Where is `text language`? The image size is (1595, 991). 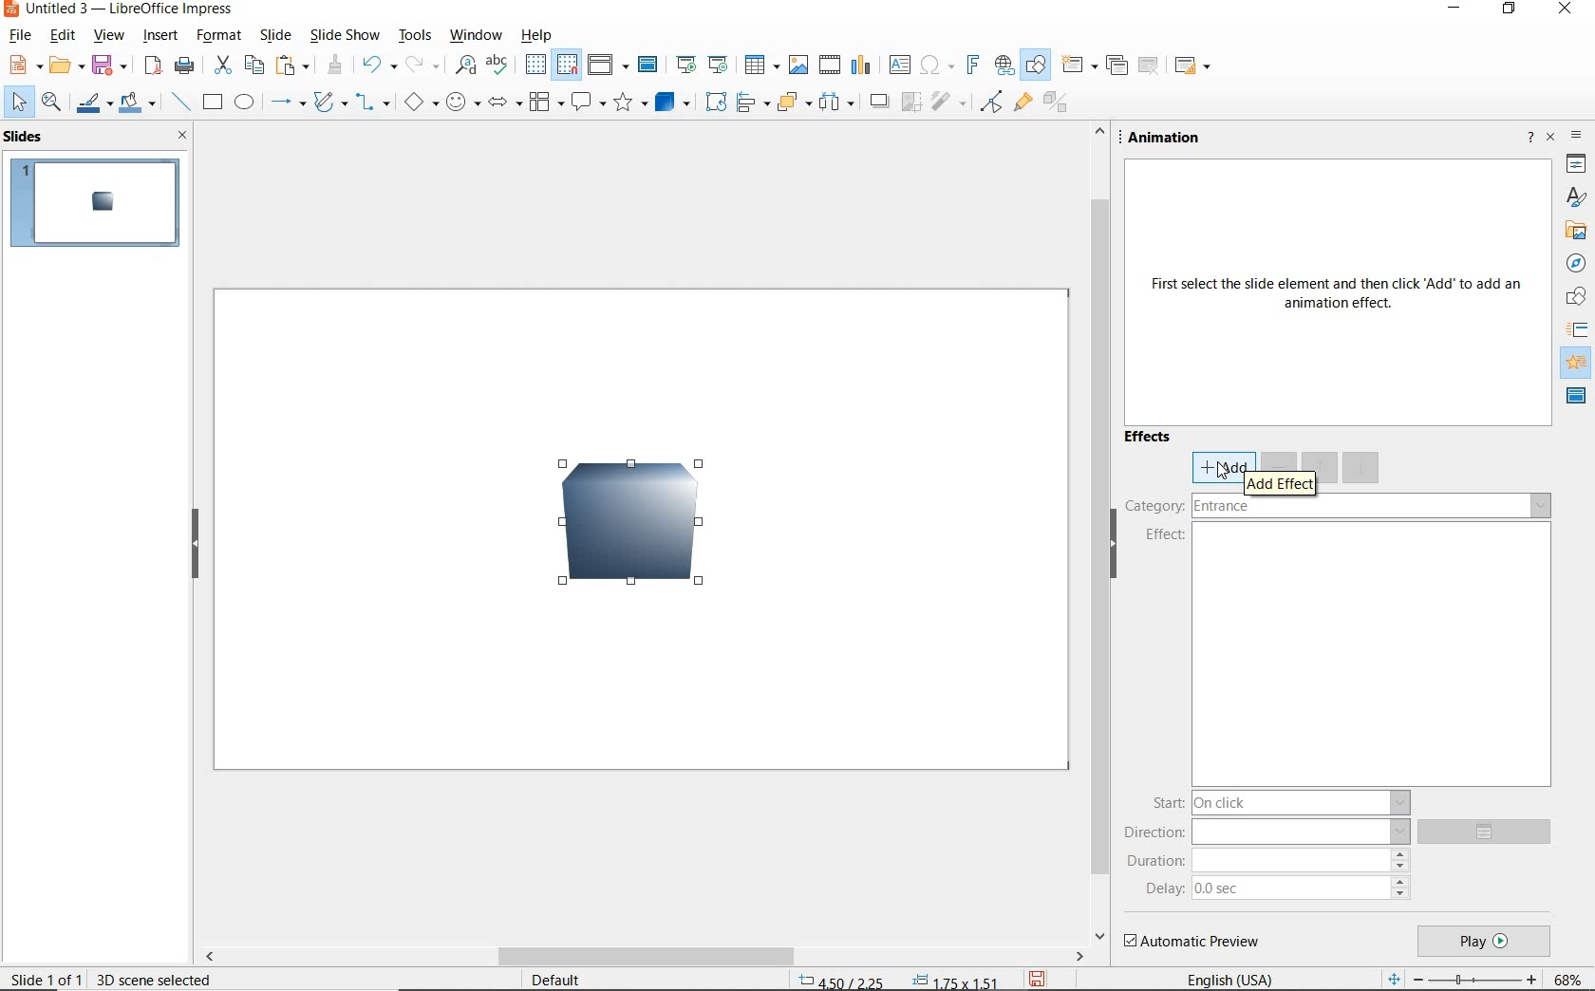
text language is located at coordinates (1232, 978).